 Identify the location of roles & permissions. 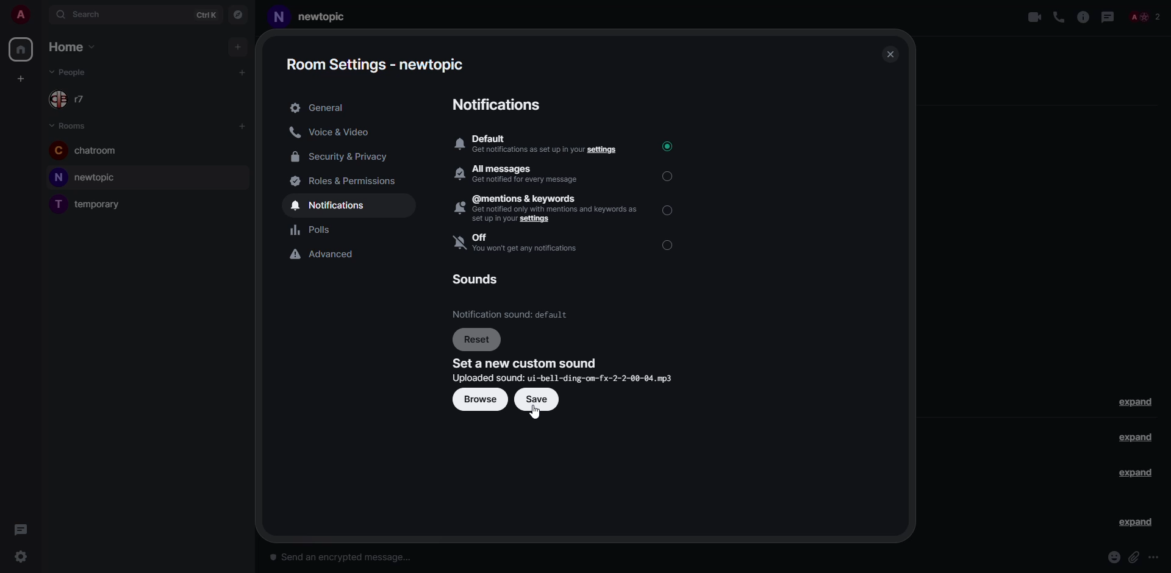
(348, 180).